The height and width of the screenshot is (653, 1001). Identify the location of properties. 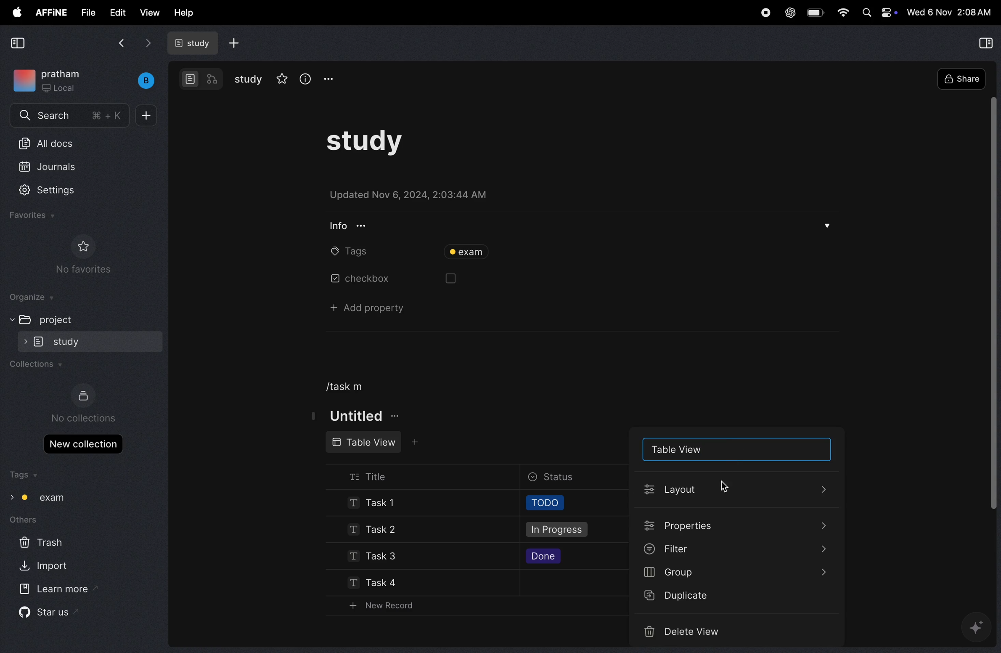
(735, 525).